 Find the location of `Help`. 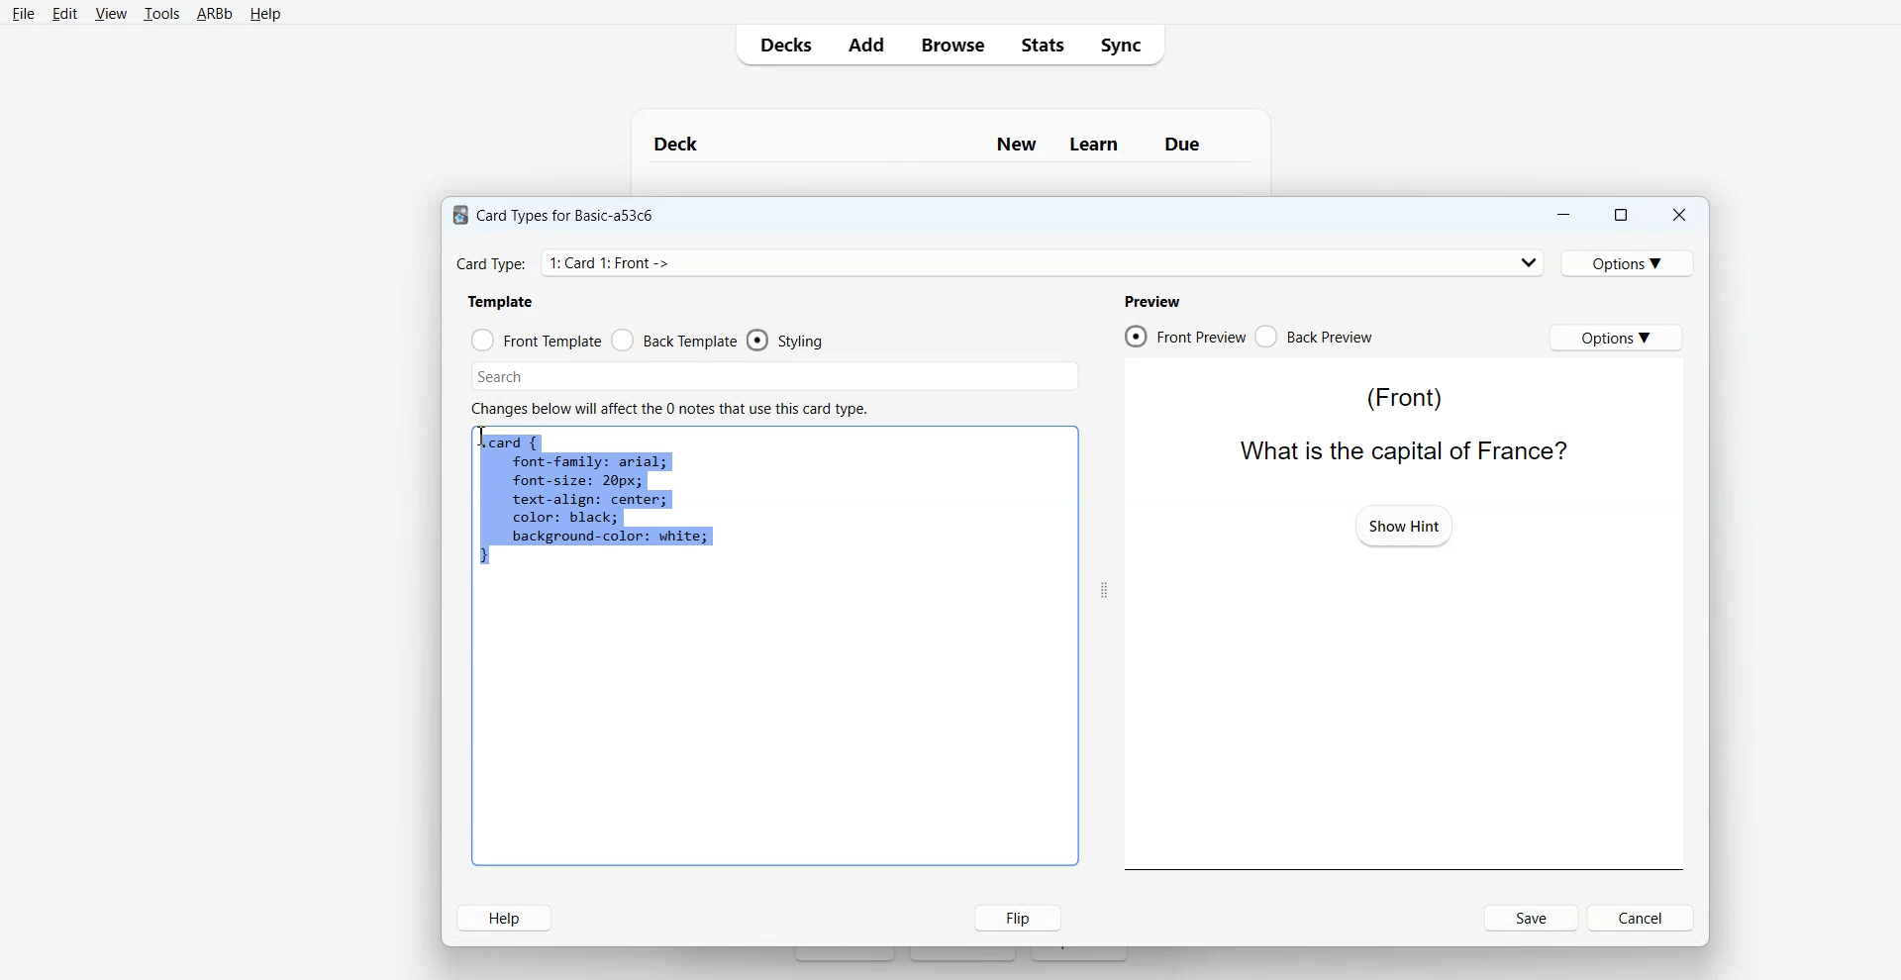

Help is located at coordinates (265, 15).